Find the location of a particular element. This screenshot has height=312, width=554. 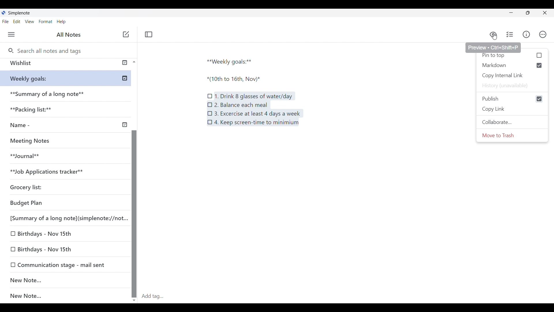

All notes is located at coordinates (70, 35).